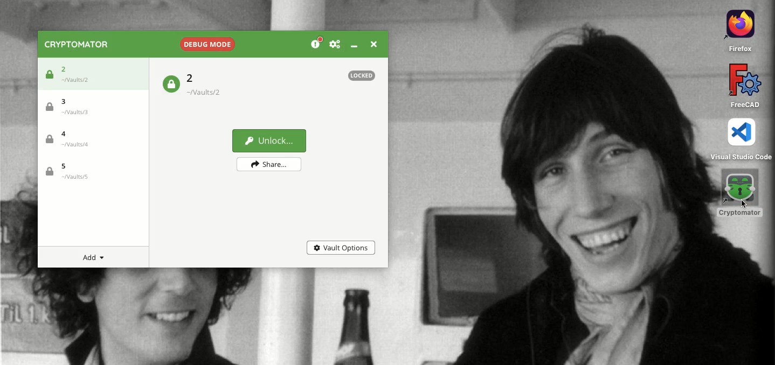 This screenshot has width=775, height=365. Describe the element at coordinates (739, 141) in the screenshot. I see `Visual Studio Code` at that location.